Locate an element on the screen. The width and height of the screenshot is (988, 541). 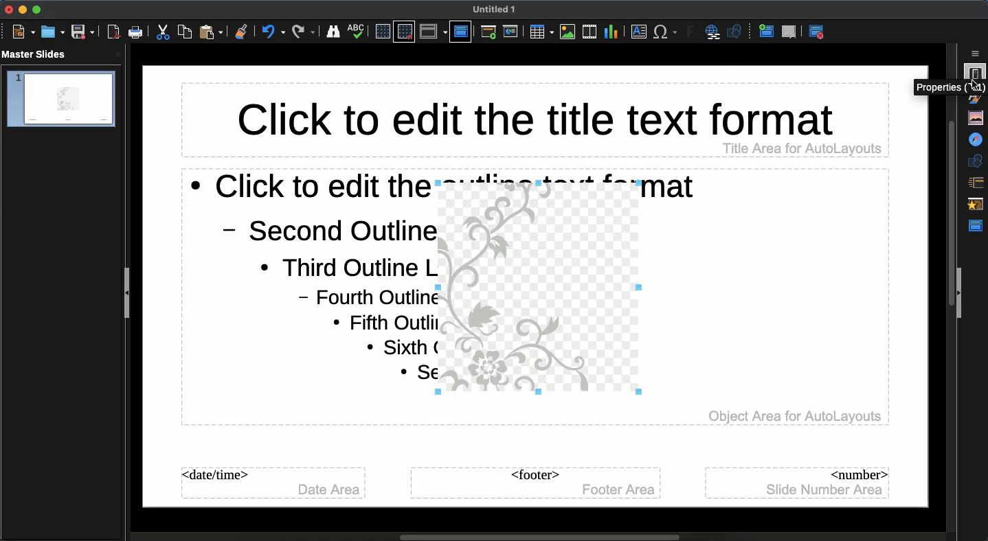
Finder is located at coordinates (333, 32).